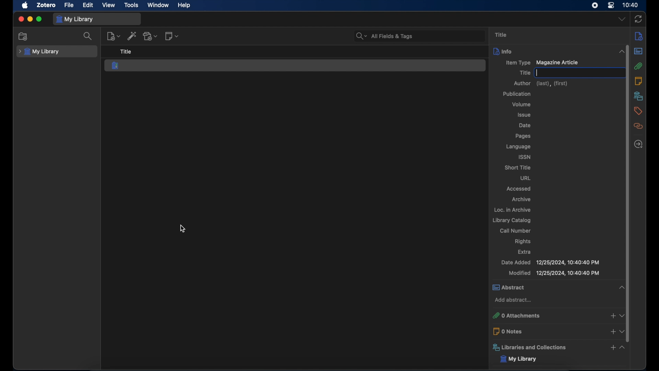 The height and width of the screenshot is (371, 659). Describe the element at coordinates (525, 252) in the screenshot. I see `extra` at that location.